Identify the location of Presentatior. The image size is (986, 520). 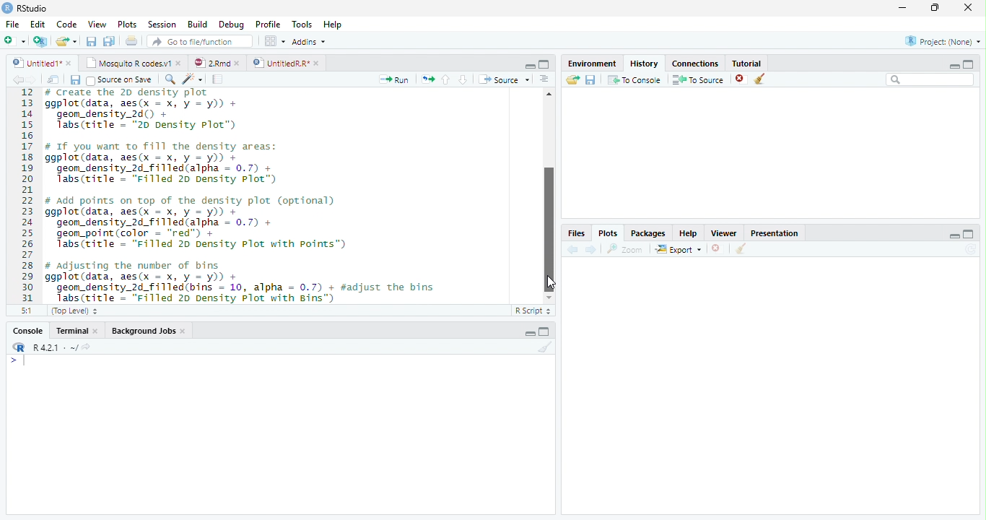
(774, 234).